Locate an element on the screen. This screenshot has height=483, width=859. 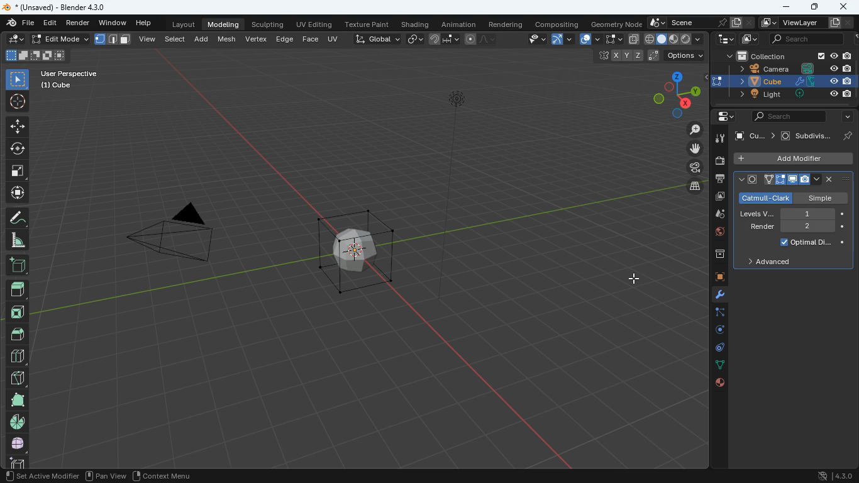
mesh is located at coordinates (227, 39).